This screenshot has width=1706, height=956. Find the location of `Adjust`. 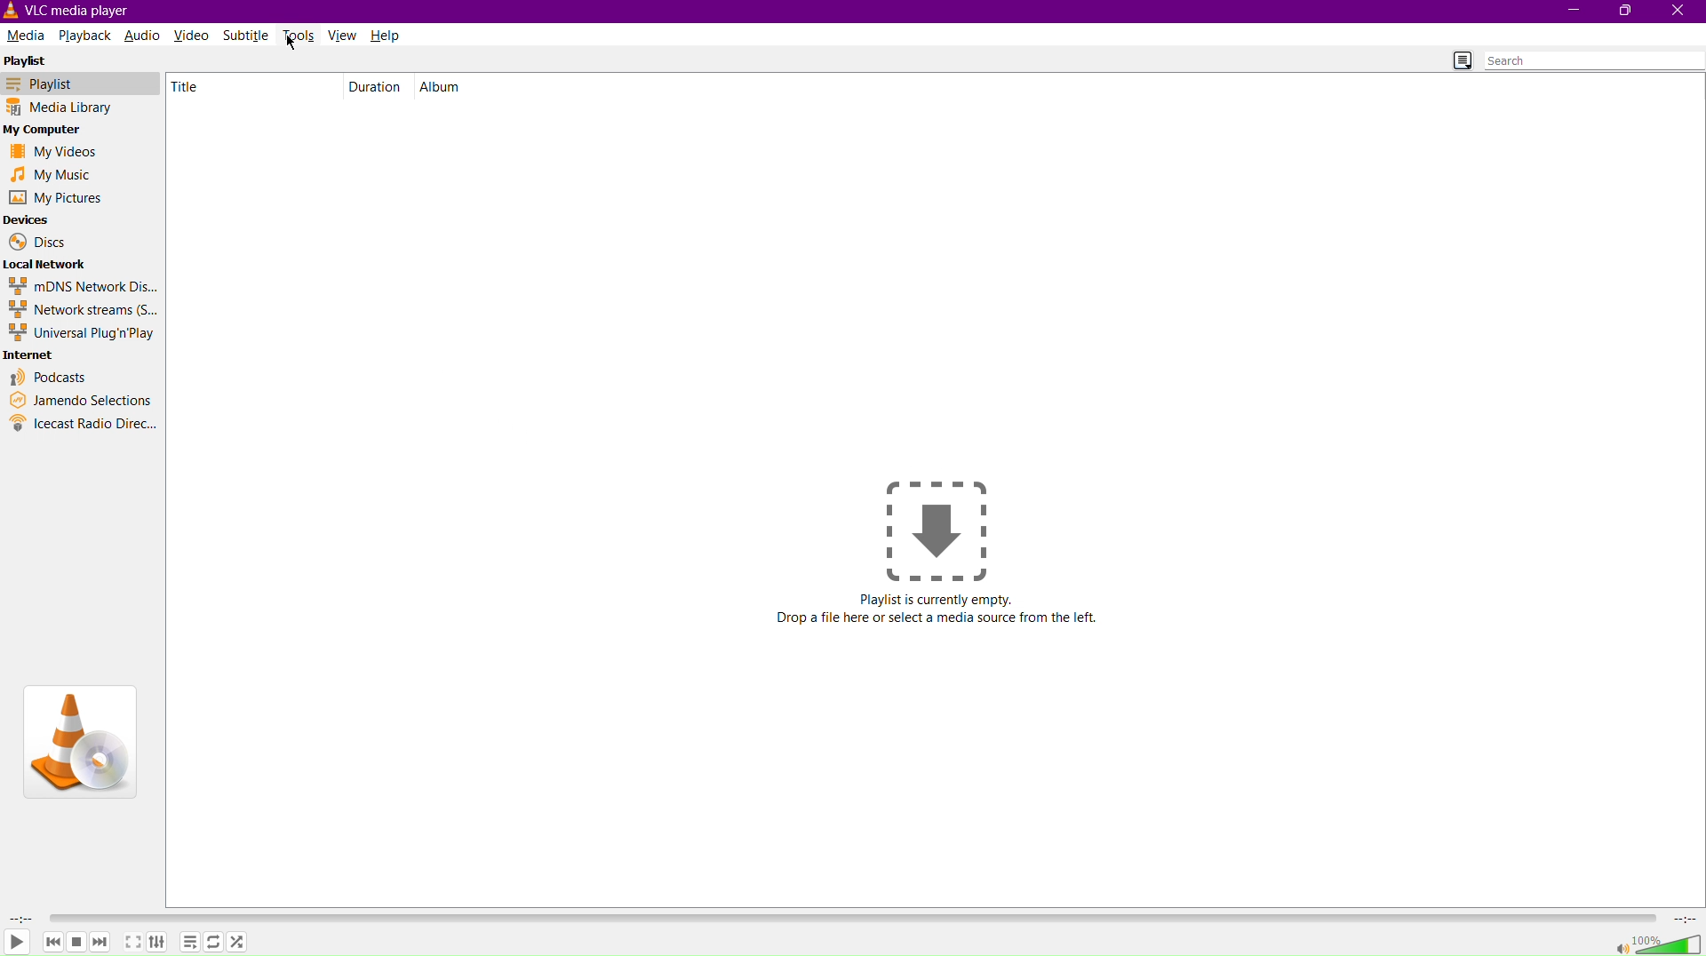

Adjust is located at coordinates (159, 940).